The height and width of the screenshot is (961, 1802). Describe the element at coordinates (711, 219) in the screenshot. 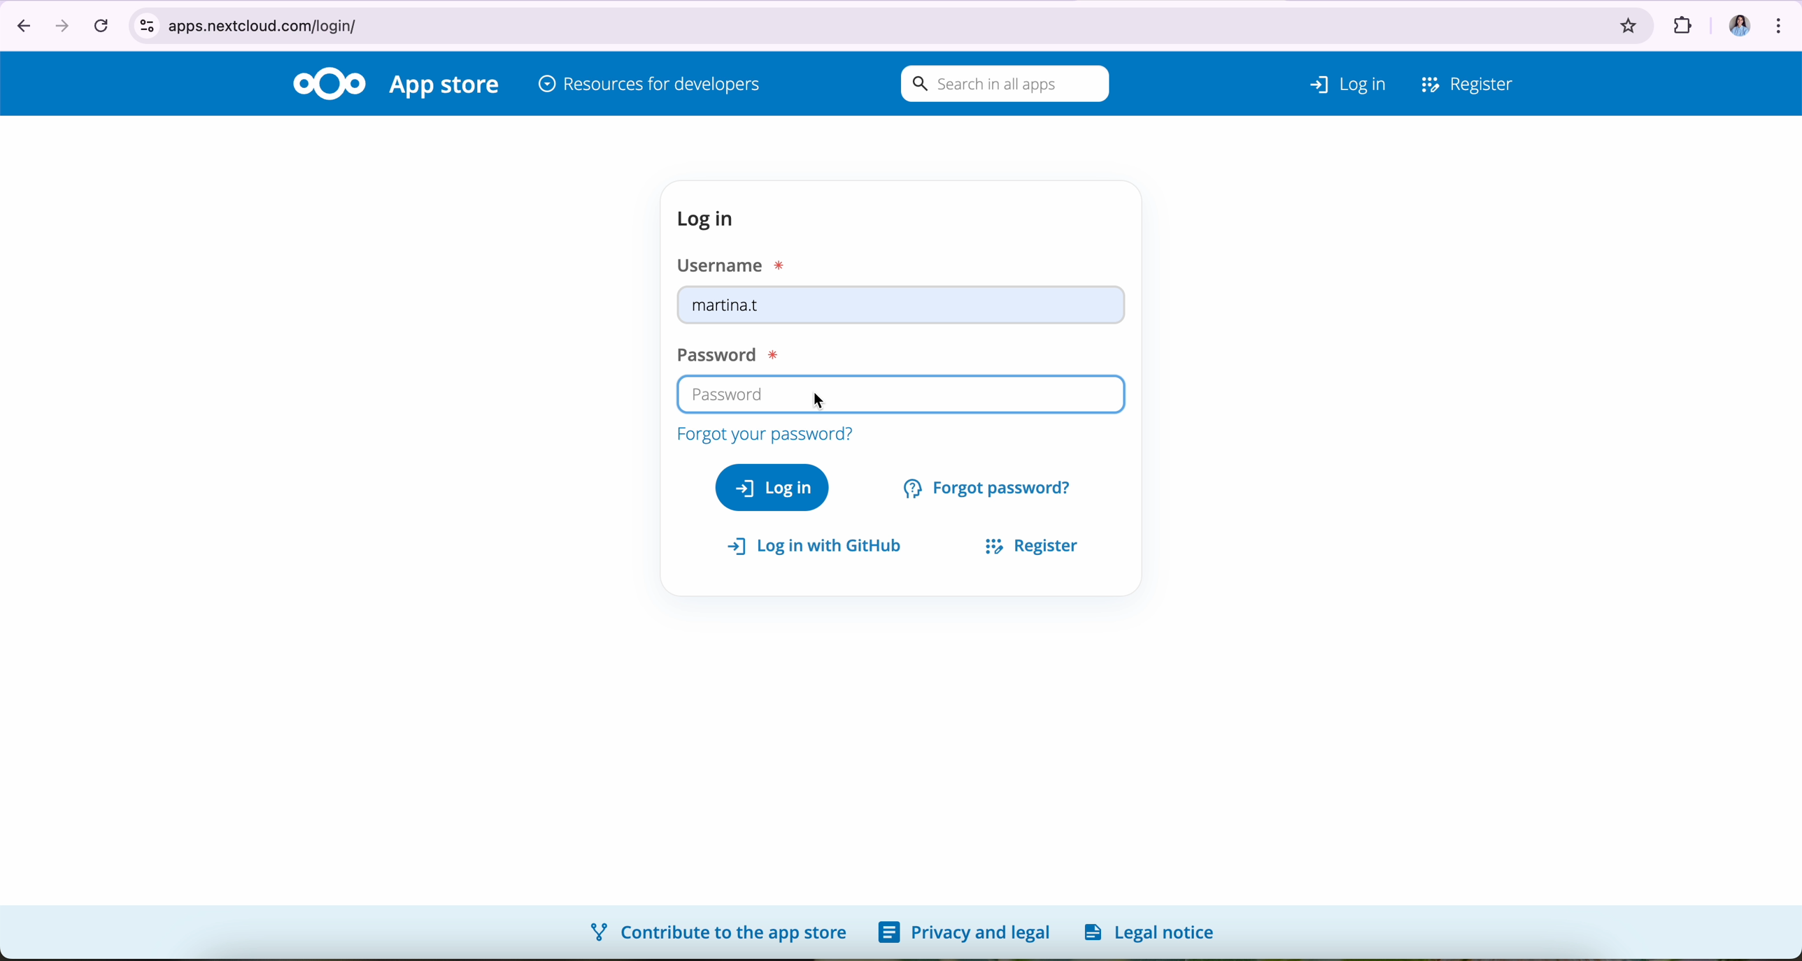

I see `log in` at that location.